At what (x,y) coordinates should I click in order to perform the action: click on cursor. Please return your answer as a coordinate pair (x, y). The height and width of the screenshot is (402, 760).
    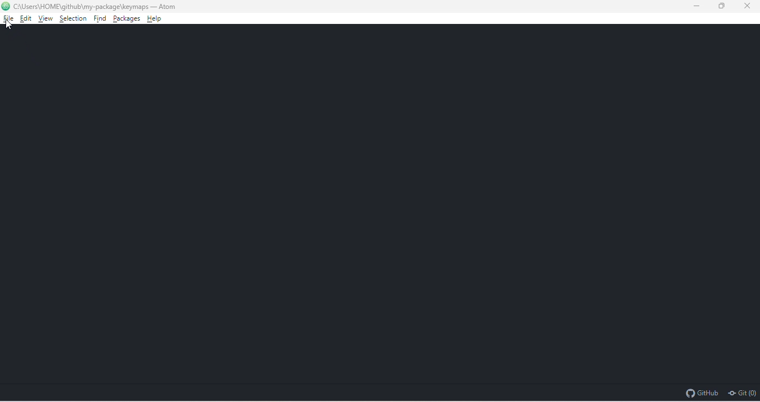
    Looking at the image, I should click on (9, 24).